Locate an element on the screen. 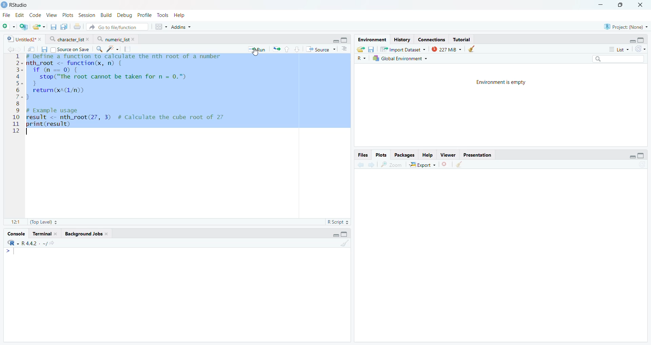 Image resolution: width=651 pixels, height=345 pixels. Code Tools is located at coordinates (113, 49).